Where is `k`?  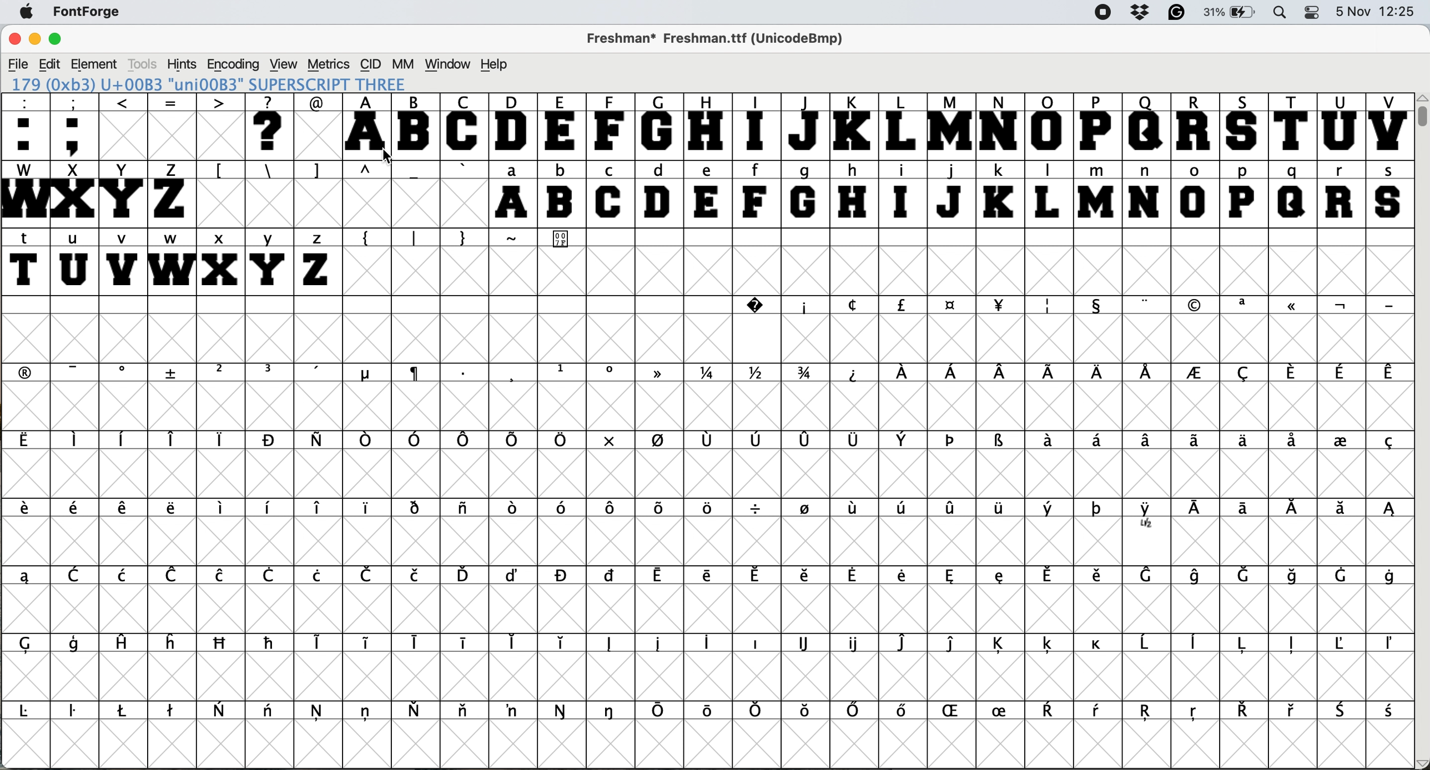
k is located at coordinates (1000, 193).